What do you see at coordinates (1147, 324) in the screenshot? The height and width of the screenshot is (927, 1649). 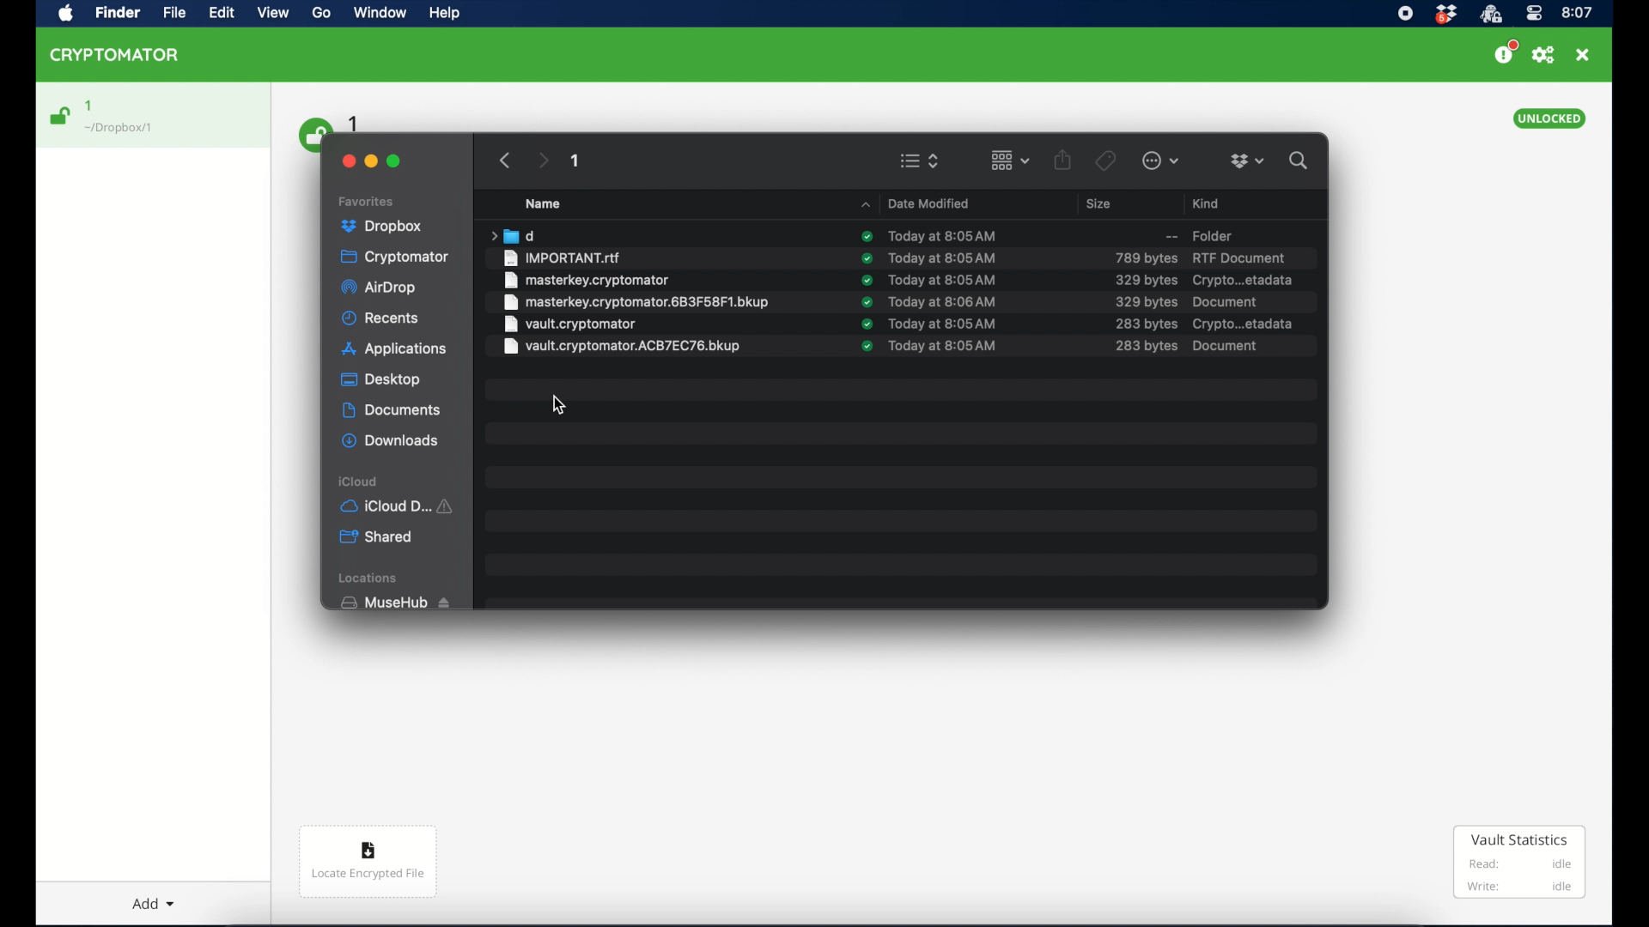 I see `size` at bounding box center [1147, 324].